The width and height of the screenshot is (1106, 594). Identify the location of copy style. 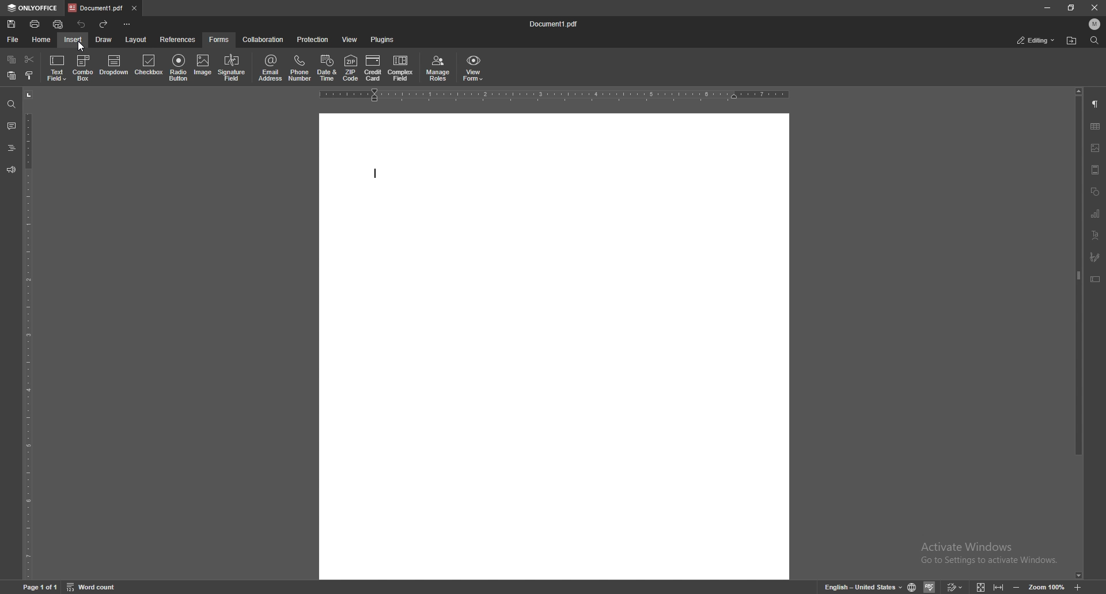
(29, 75).